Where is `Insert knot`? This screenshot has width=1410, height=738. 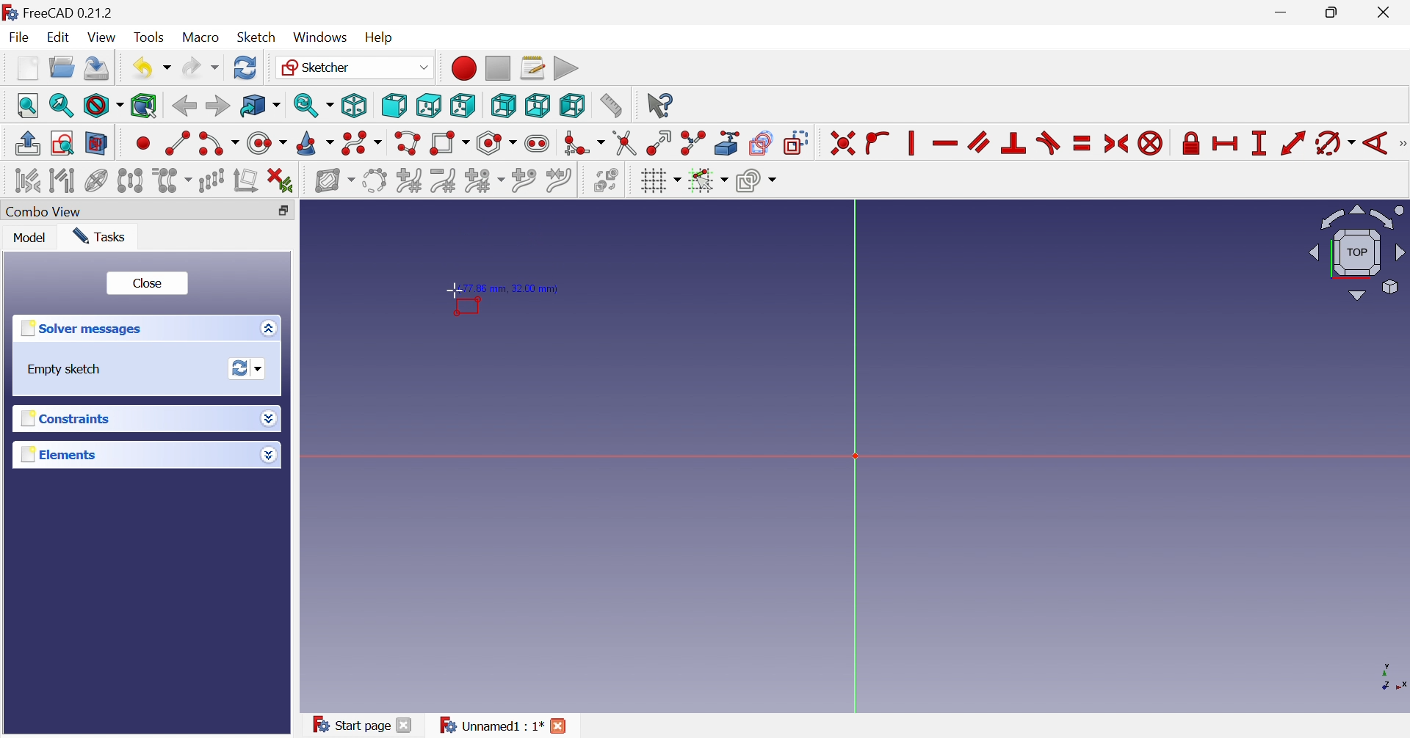
Insert knot is located at coordinates (524, 183).